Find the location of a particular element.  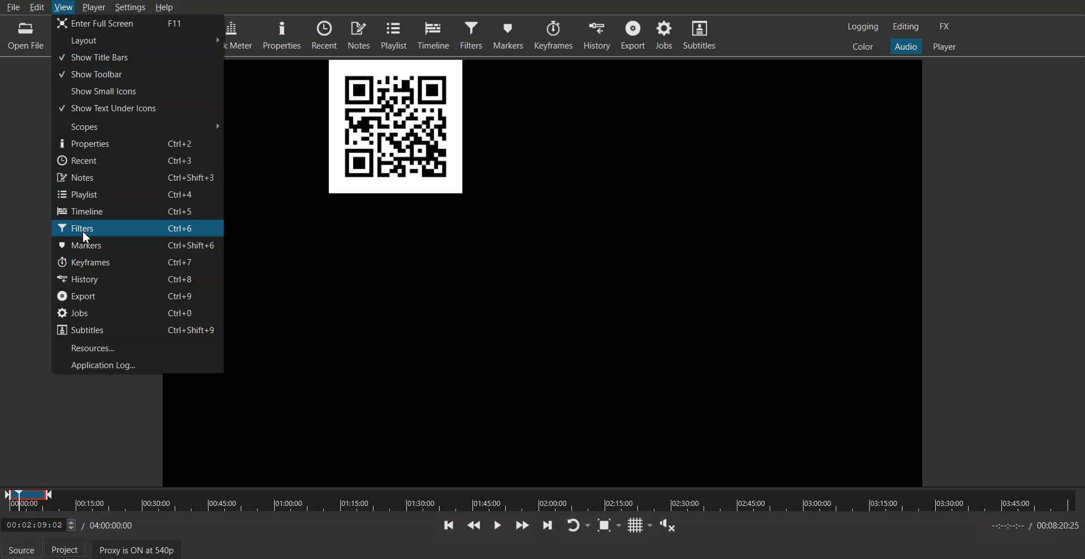

Switch to the Editor layout is located at coordinates (906, 27).